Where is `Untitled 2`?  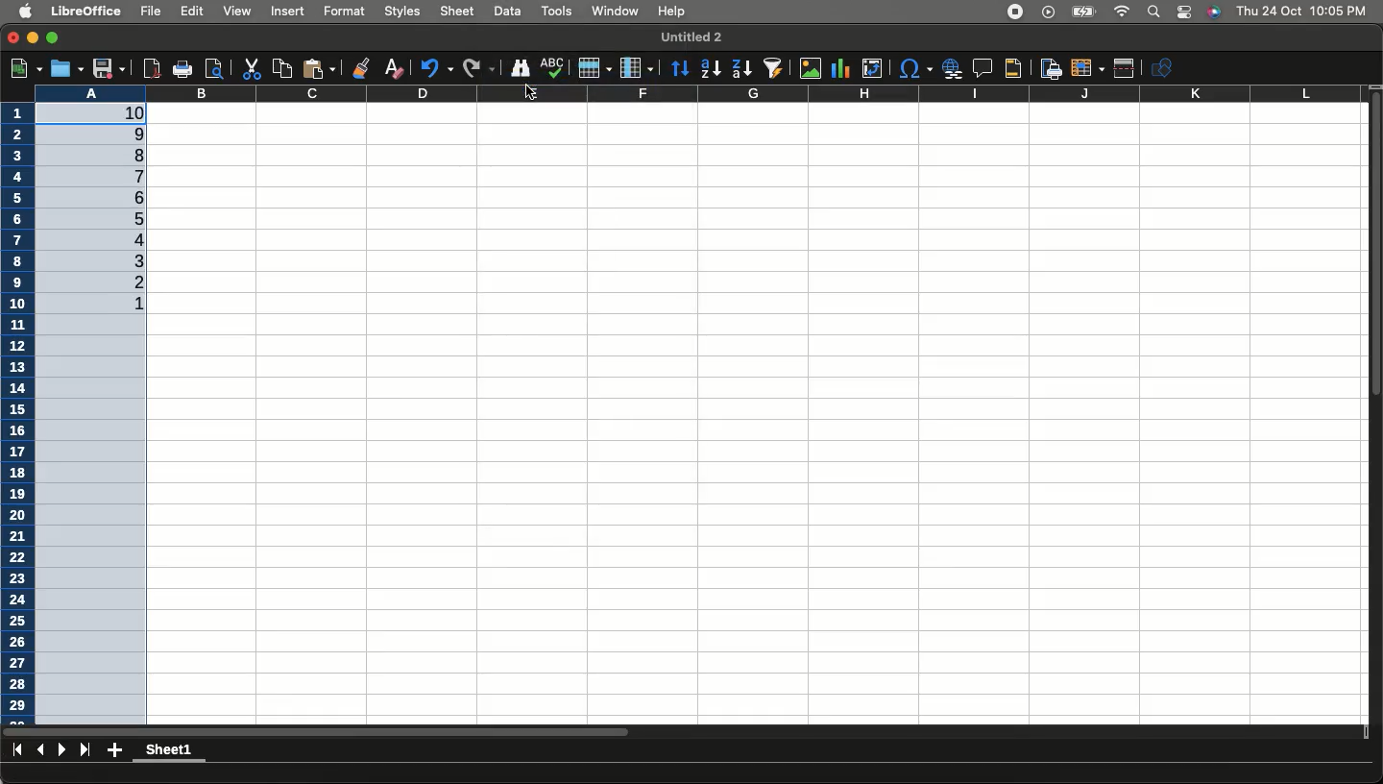 Untitled 2 is located at coordinates (693, 37).